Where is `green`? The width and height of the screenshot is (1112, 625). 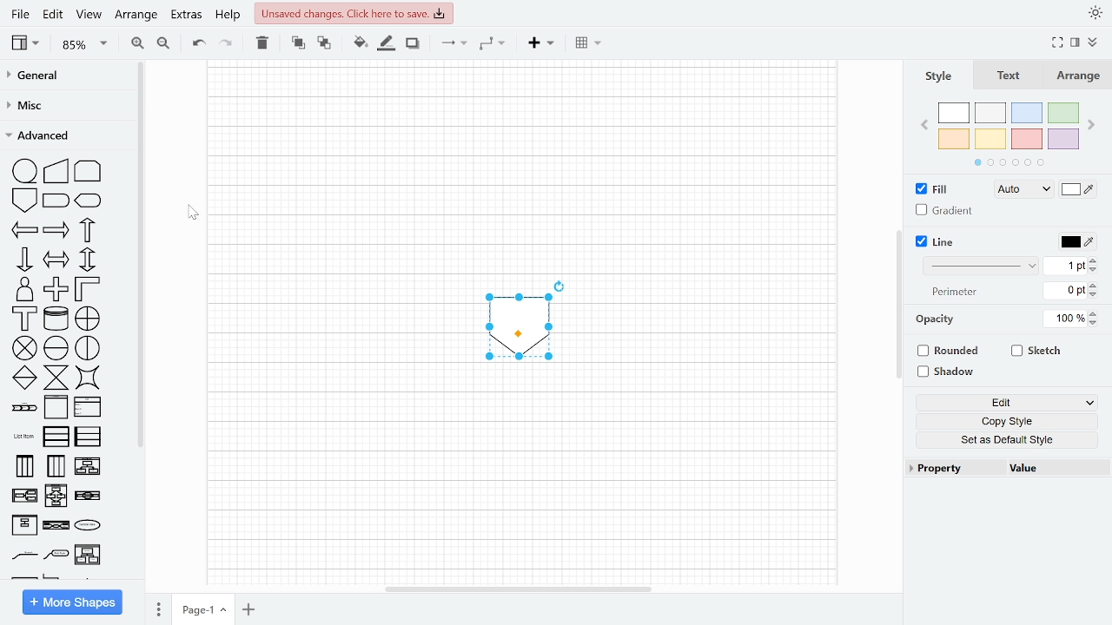
green is located at coordinates (1064, 112).